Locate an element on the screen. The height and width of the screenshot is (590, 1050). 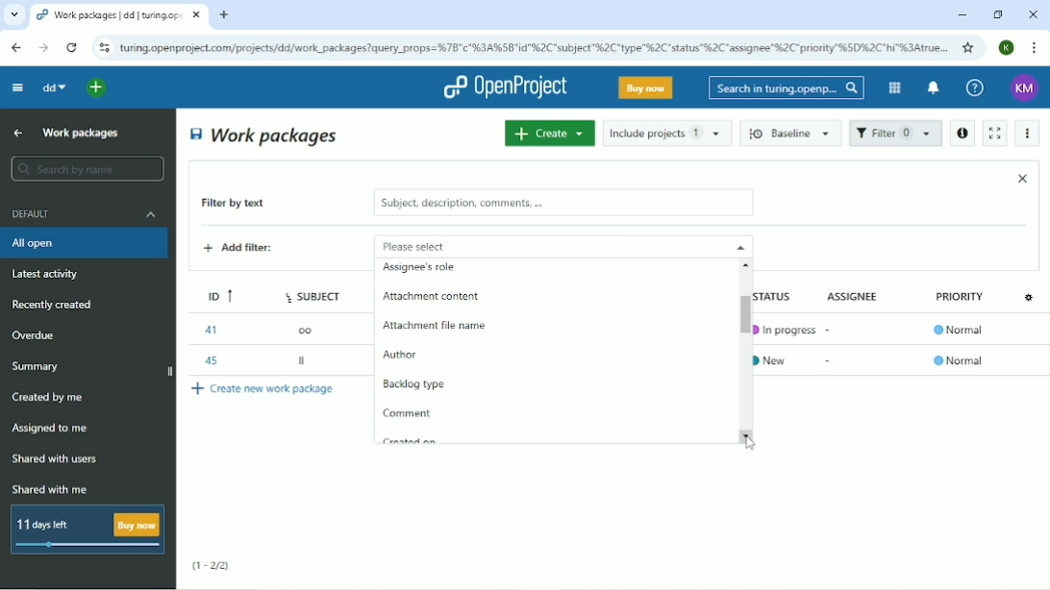
Assignee is located at coordinates (857, 295).